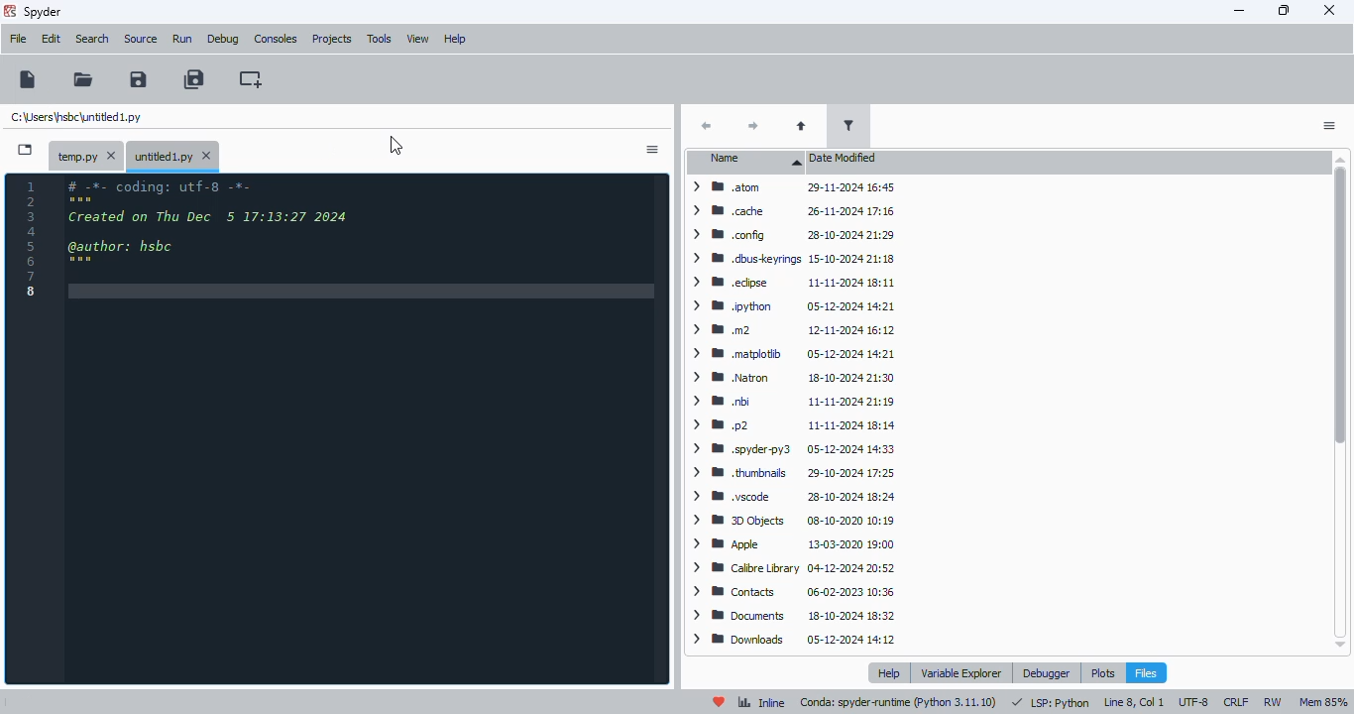 This screenshot has width=1354, height=714. I want to click on parent, so click(802, 126).